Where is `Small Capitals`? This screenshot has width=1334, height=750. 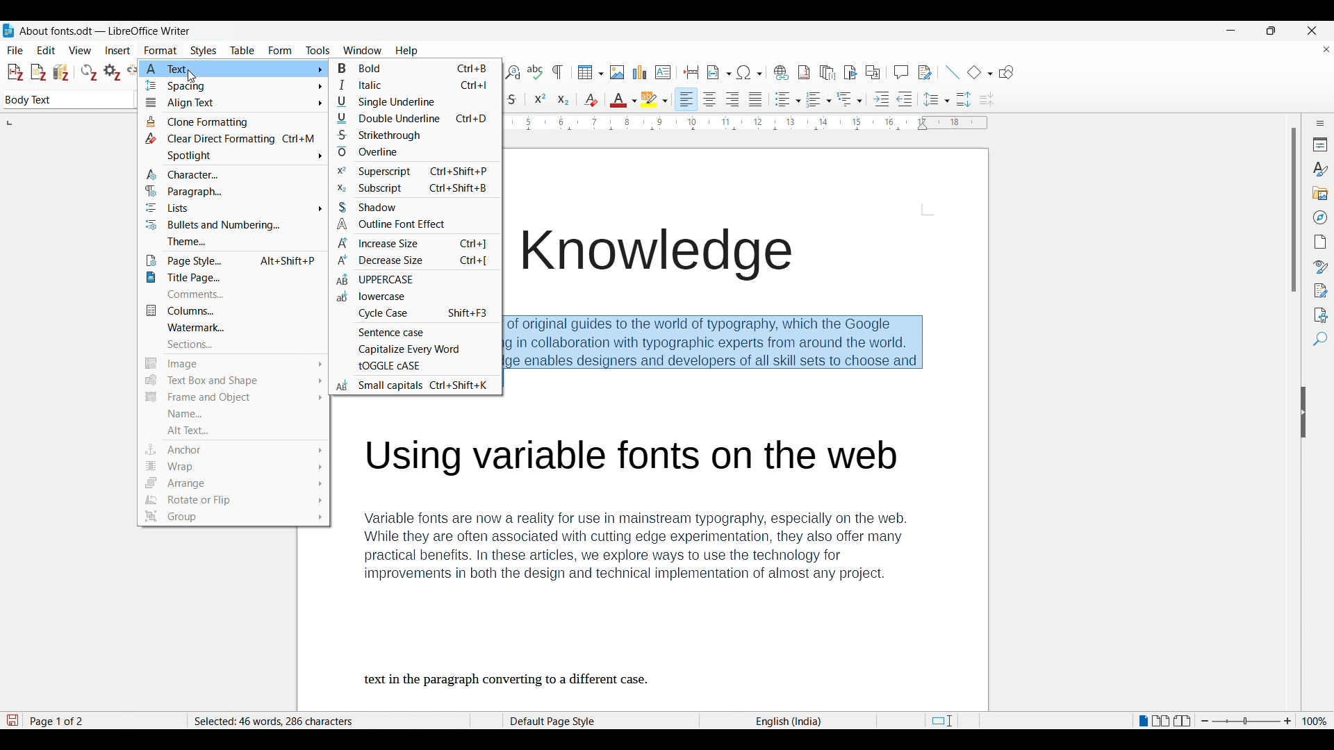 Small Capitals is located at coordinates (420, 384).